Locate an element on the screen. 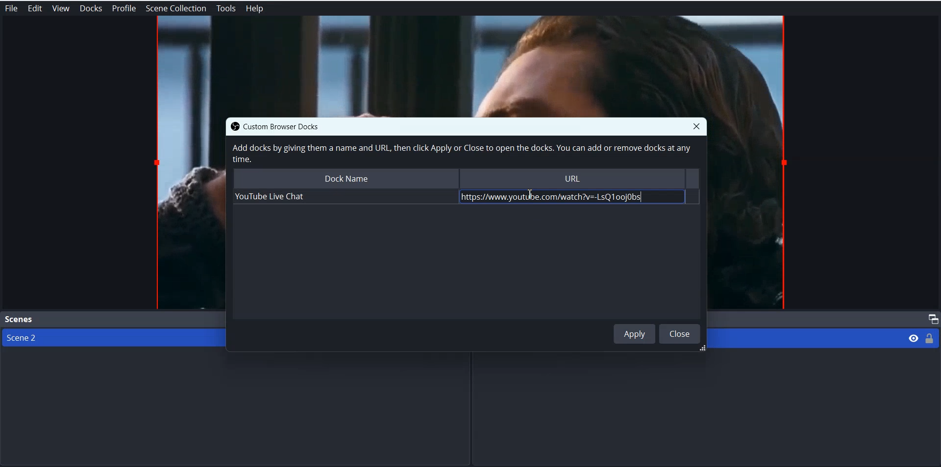 This screenshot has height=467, width=941. View is located at coordinates (60, 8).